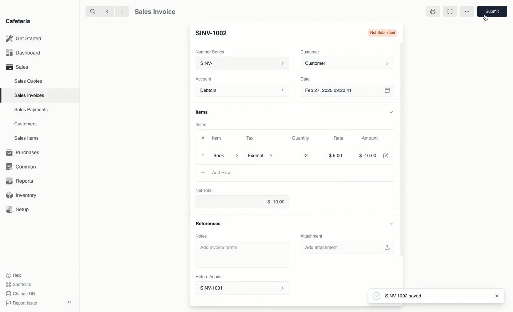  Describe the element at coordinates (22, 293) in the screenshot. I see `Change DB` at that location.